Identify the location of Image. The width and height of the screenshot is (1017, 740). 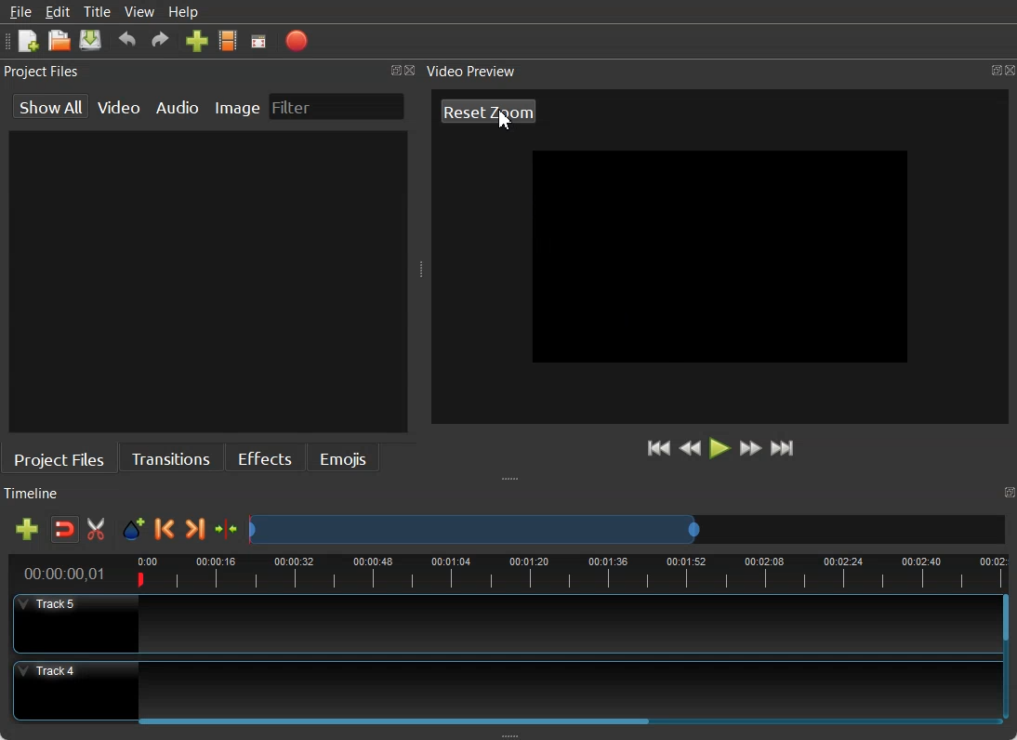
(238, 109).